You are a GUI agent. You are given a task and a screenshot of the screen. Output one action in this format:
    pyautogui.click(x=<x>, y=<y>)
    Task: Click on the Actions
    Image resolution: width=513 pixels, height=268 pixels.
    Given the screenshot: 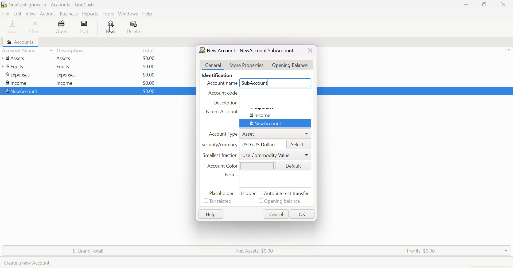 What is the action you would take?
    pyautogui.click(x=48, y=14)
    